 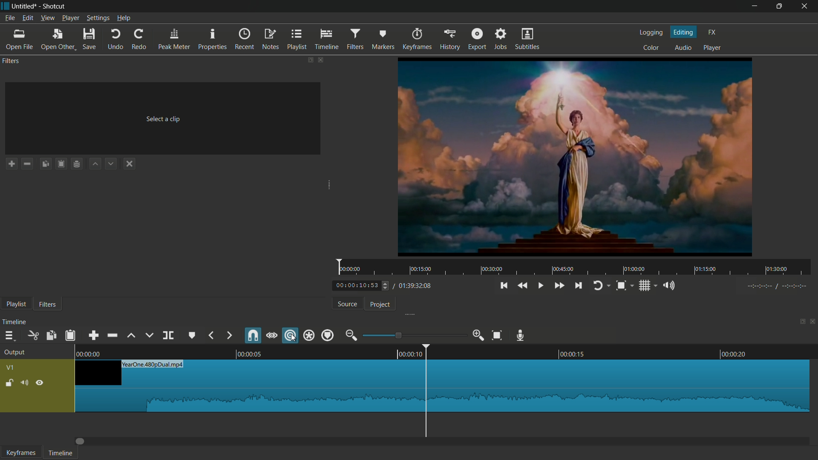 I want to click on color, so click(x=651, y=47).